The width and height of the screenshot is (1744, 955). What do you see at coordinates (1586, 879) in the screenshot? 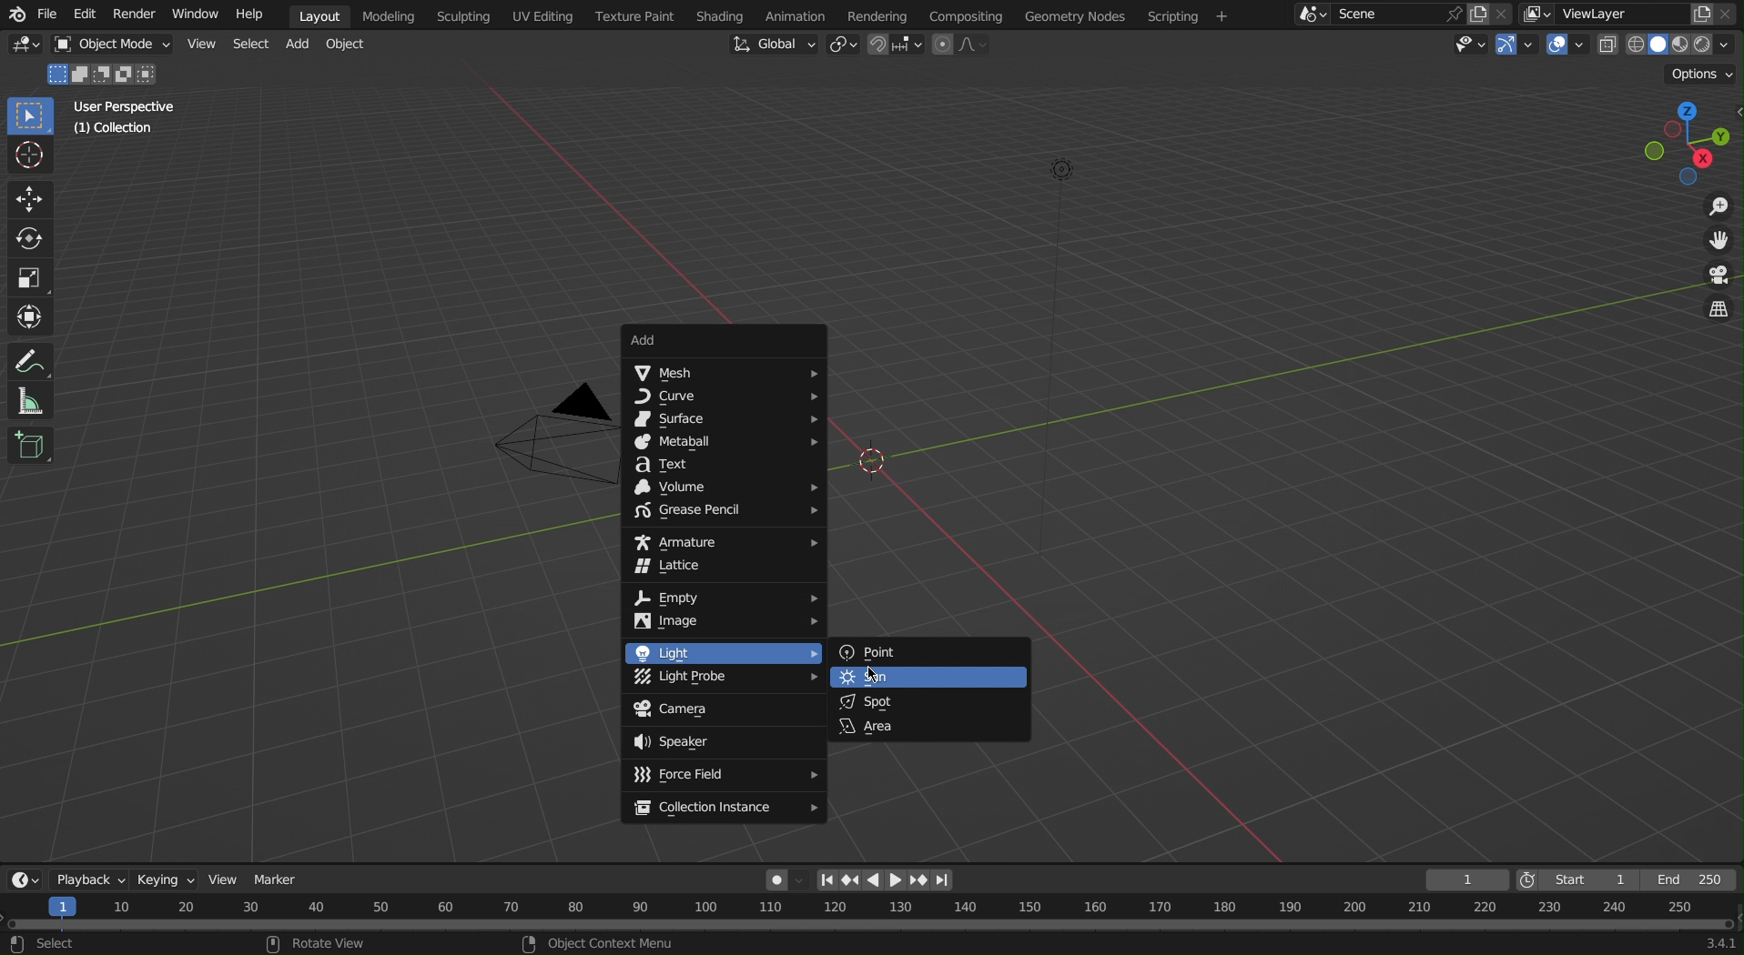
I see `start 1` at bounding box center [1586, 879].